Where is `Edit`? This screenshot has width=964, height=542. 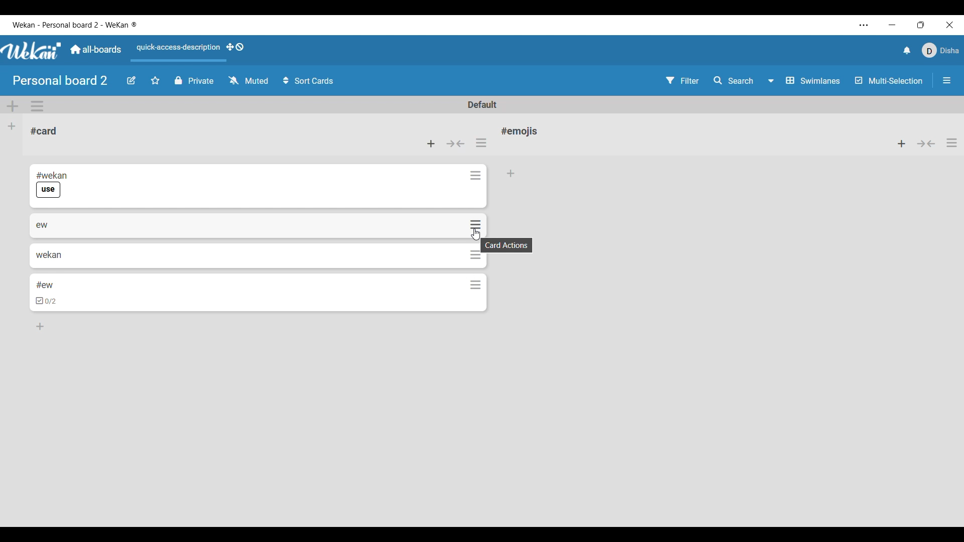
Edit is located at coordinates (131, 81).